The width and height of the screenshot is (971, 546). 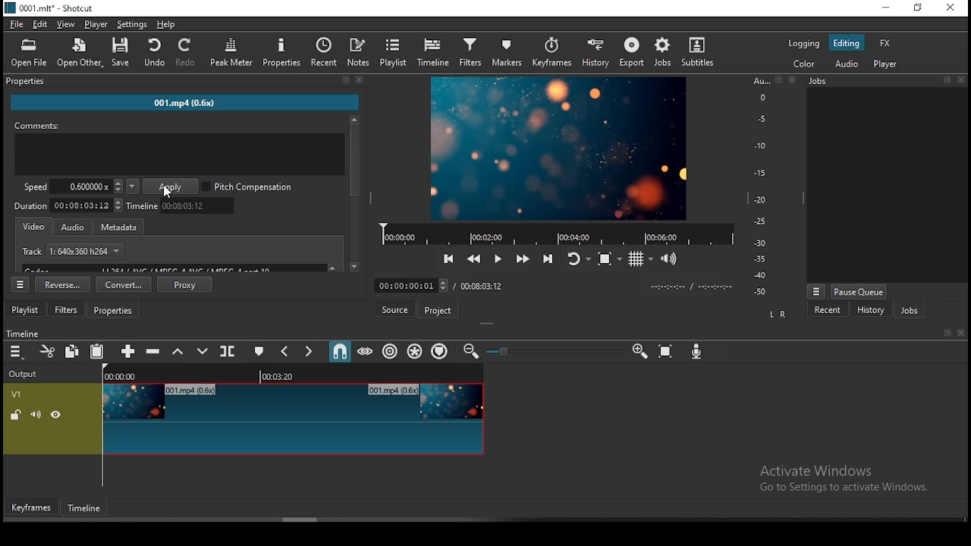 I want to click on editing, so click(x=846, y=44).